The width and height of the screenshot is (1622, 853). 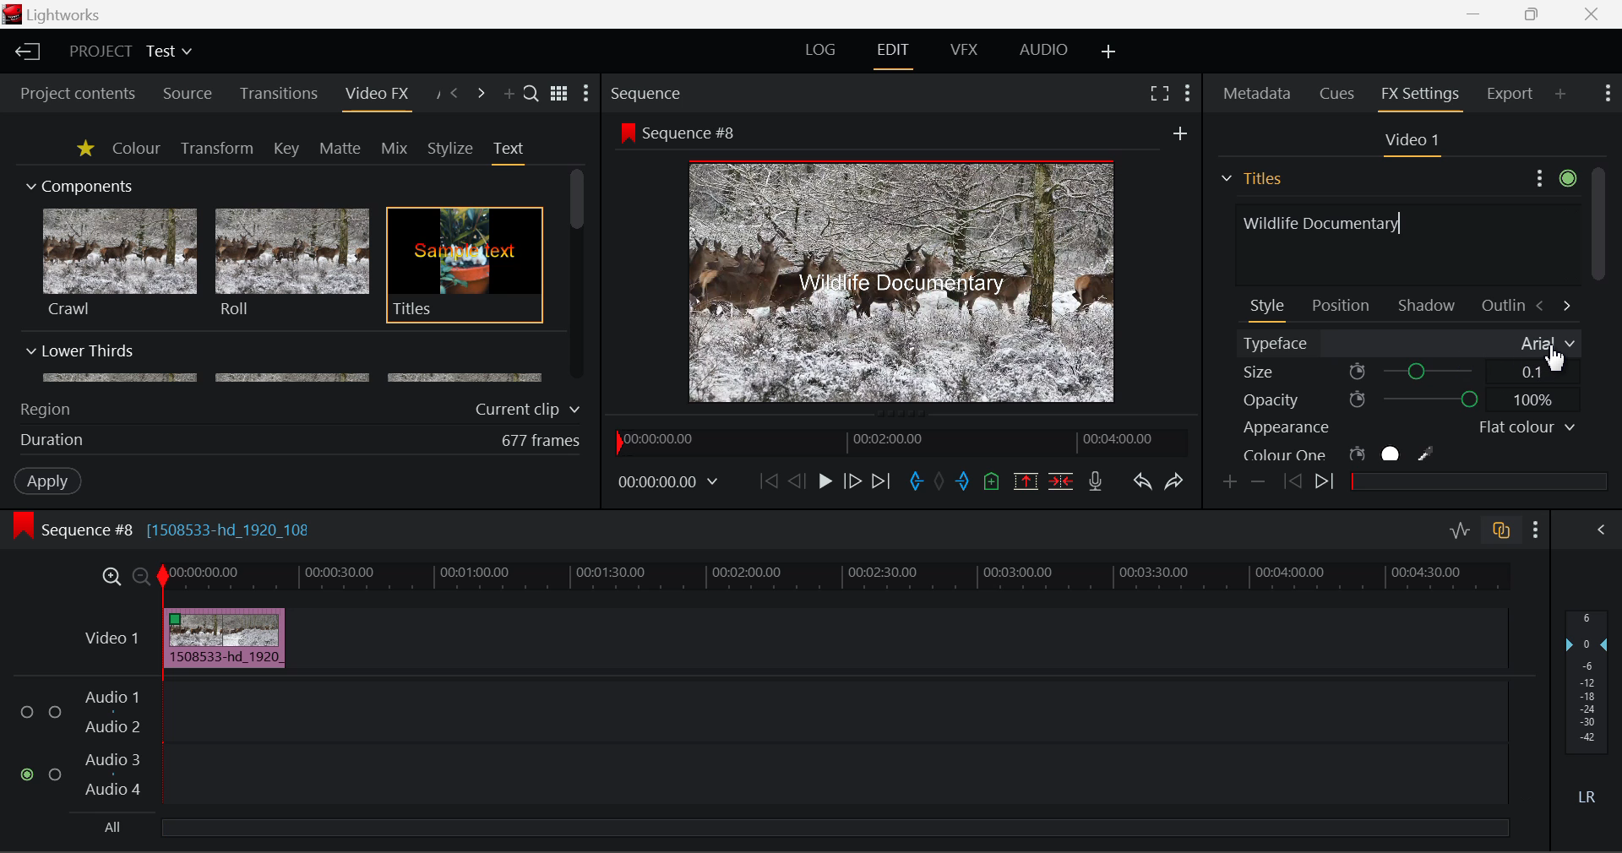 What do you see at coordinates (136, 147) in the screenshot?
I see `Colour` at bounding box center [136, 147].